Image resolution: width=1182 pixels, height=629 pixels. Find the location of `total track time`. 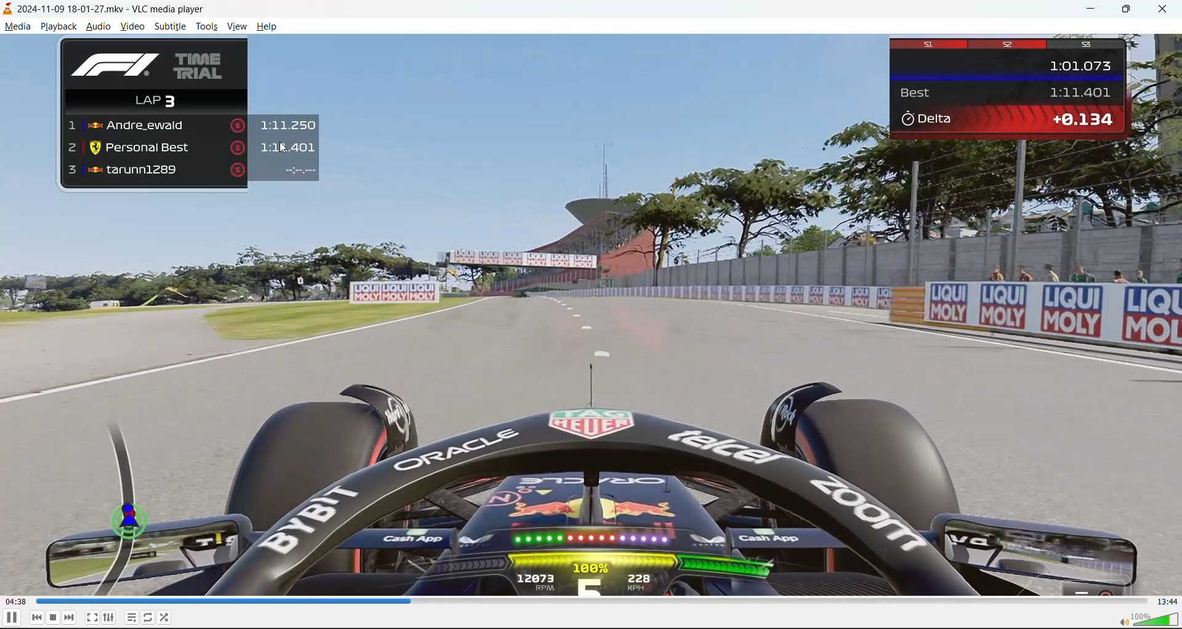

total track time is located at coordinates (1168, 601).